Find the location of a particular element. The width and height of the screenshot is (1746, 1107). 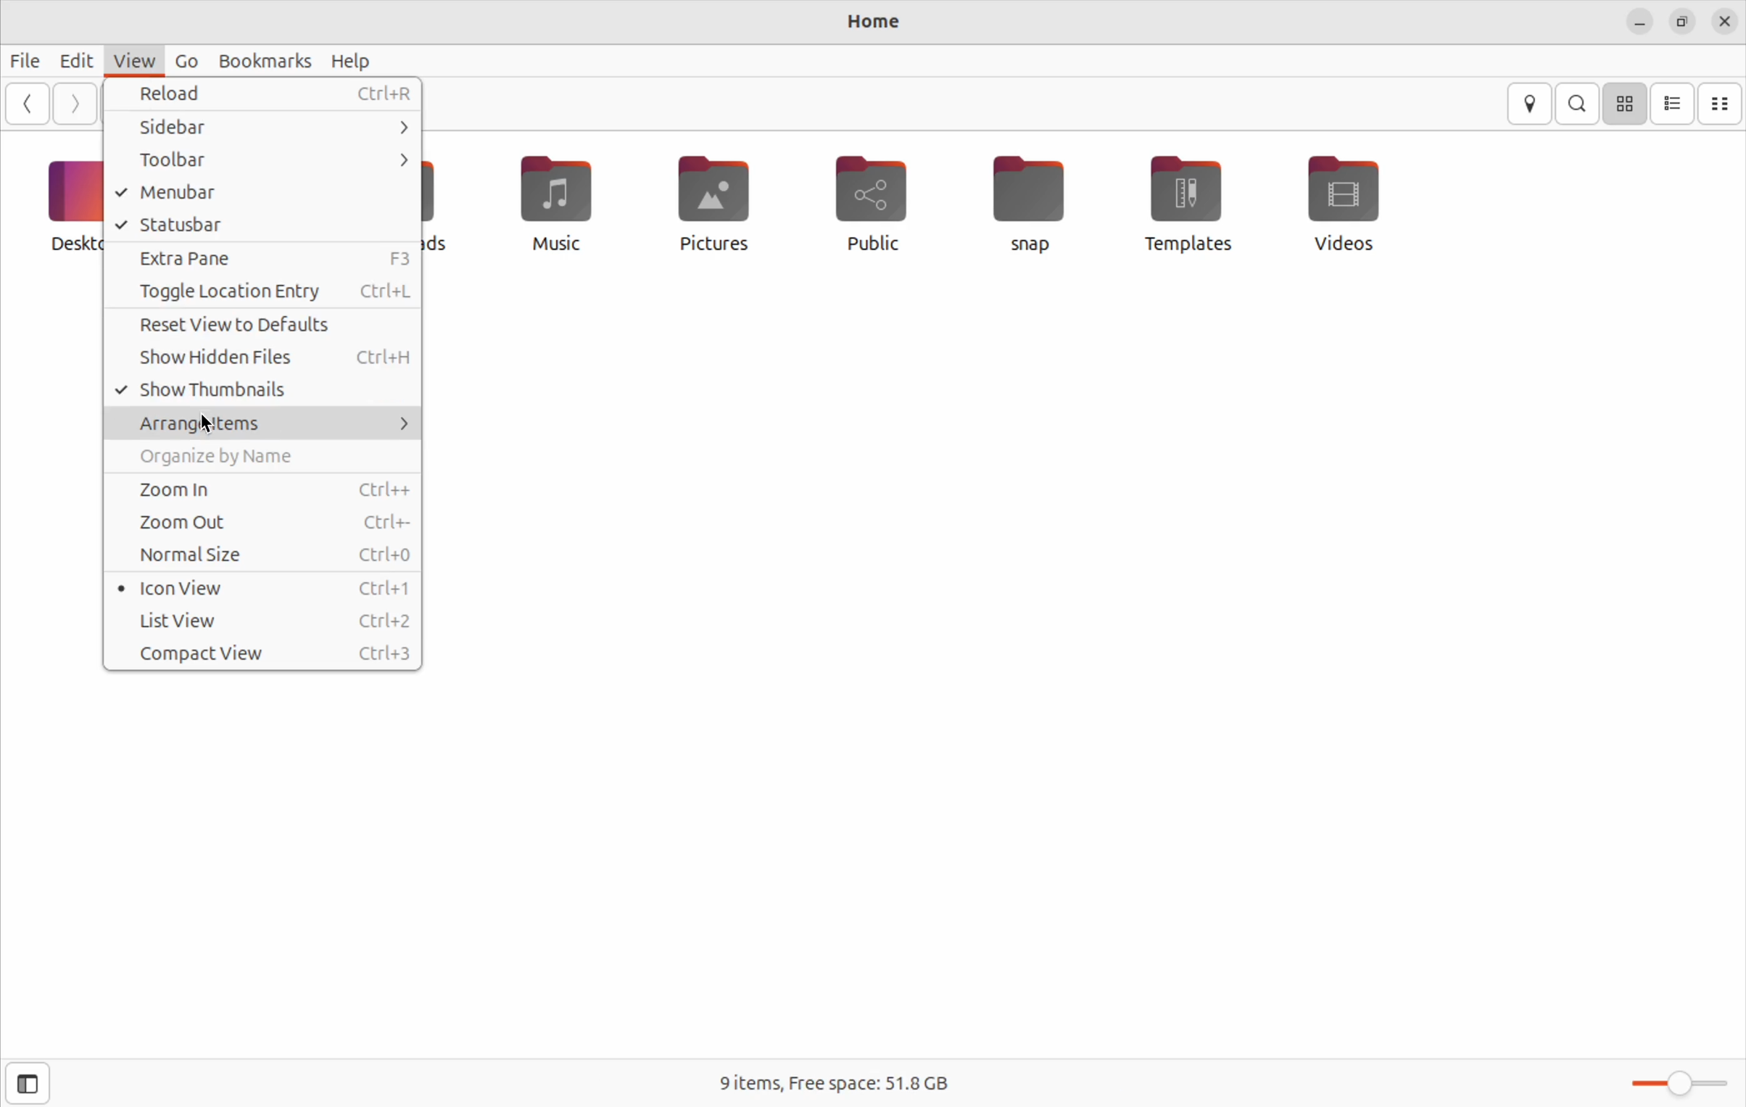

home is located at coordinates (872, 24).